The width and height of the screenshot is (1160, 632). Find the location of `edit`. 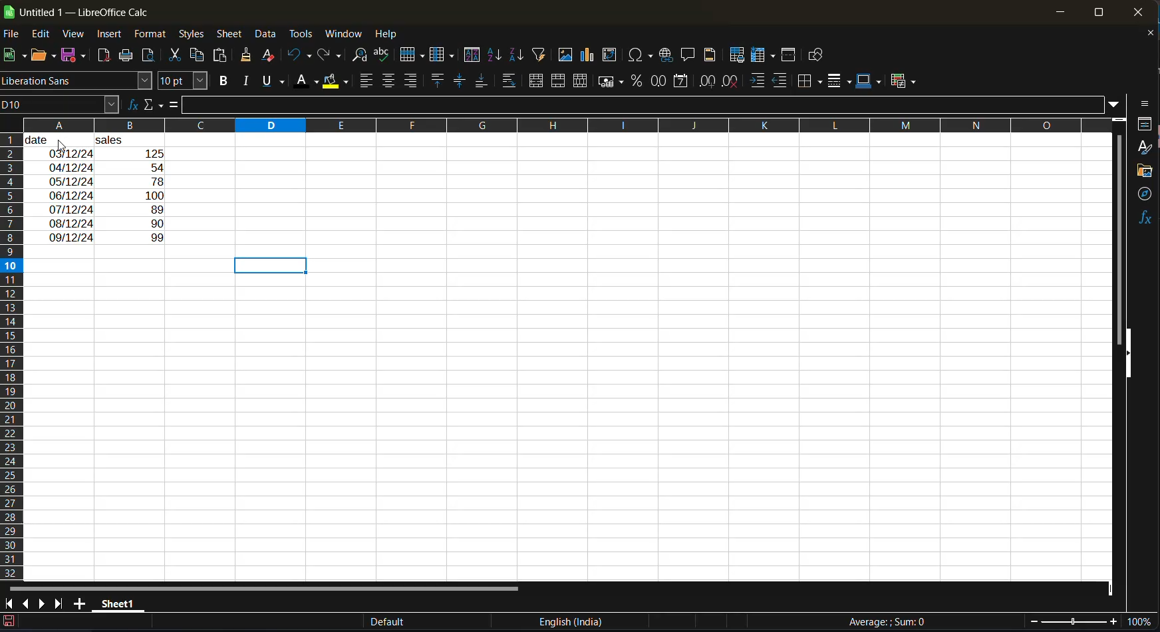

edit is located at coordinates (45, 35).